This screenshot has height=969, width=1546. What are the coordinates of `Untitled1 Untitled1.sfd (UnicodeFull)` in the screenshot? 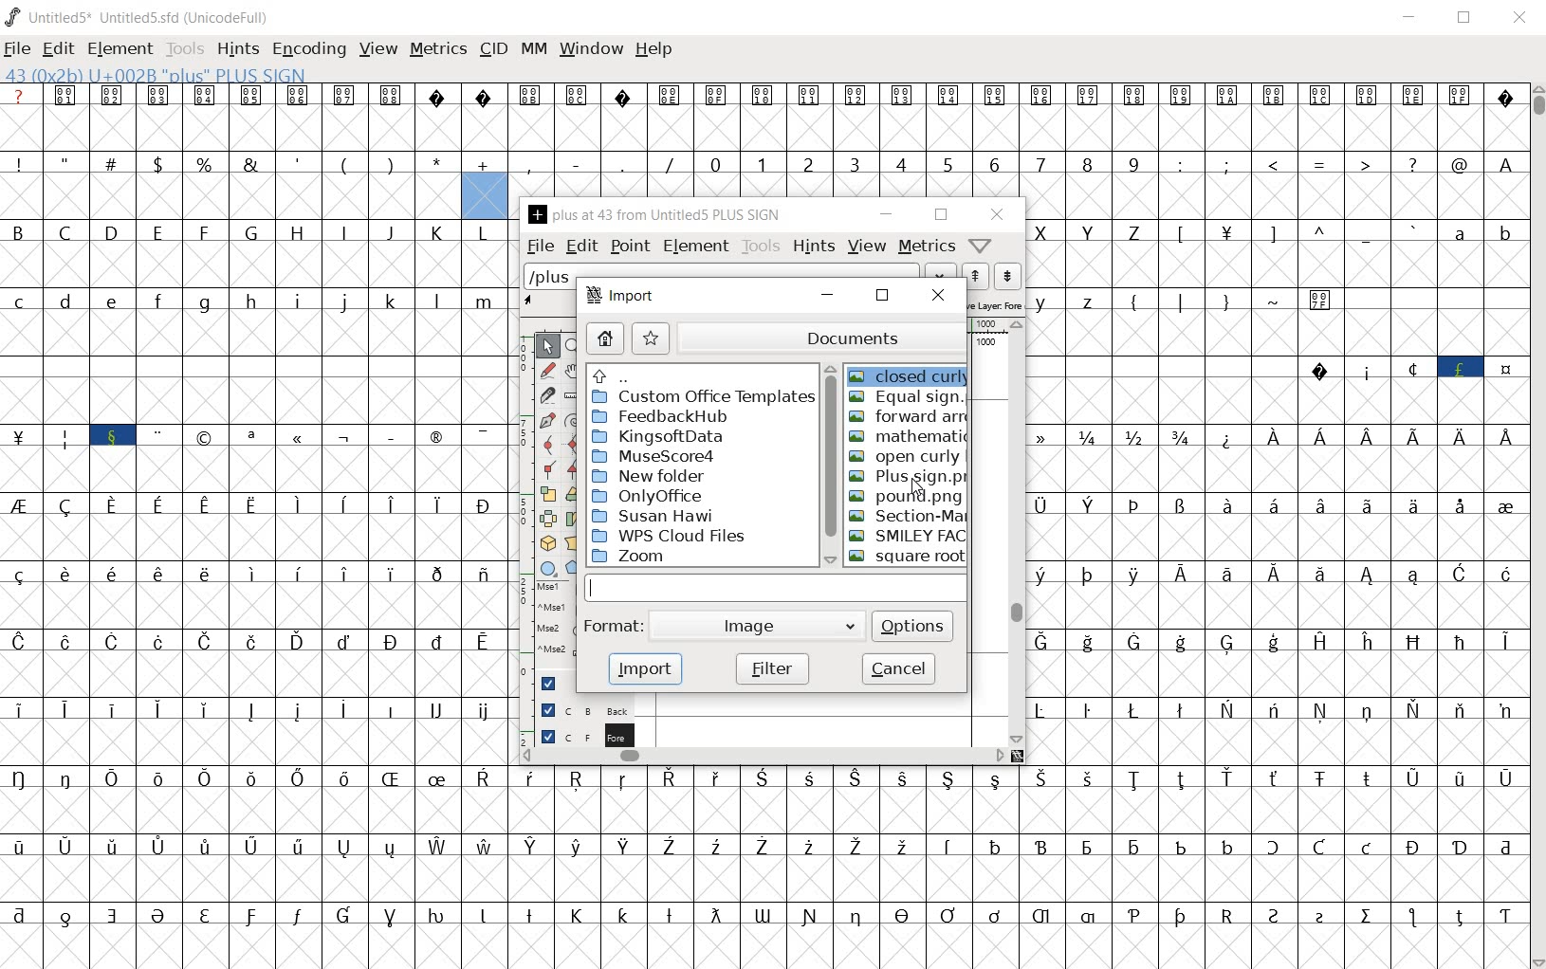 It's located at (142, 17).